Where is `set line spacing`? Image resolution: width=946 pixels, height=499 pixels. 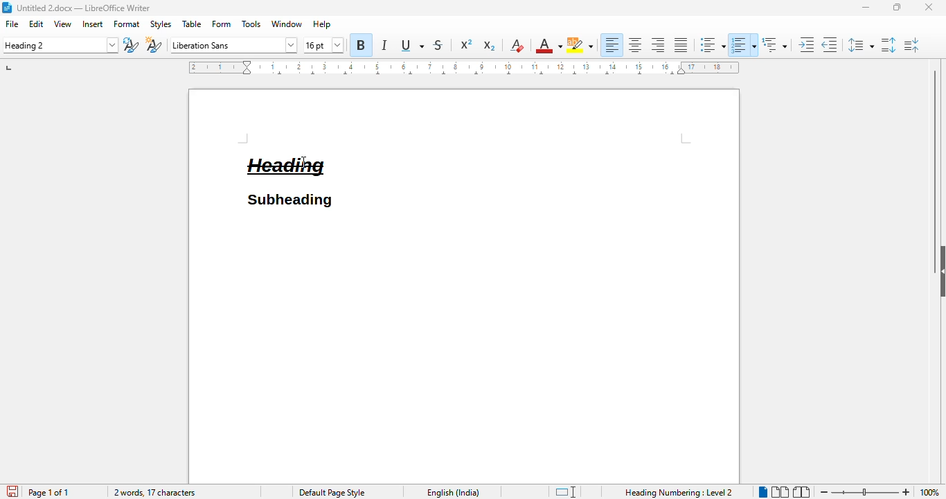 set line spacing is located at coordinates (859, 45).